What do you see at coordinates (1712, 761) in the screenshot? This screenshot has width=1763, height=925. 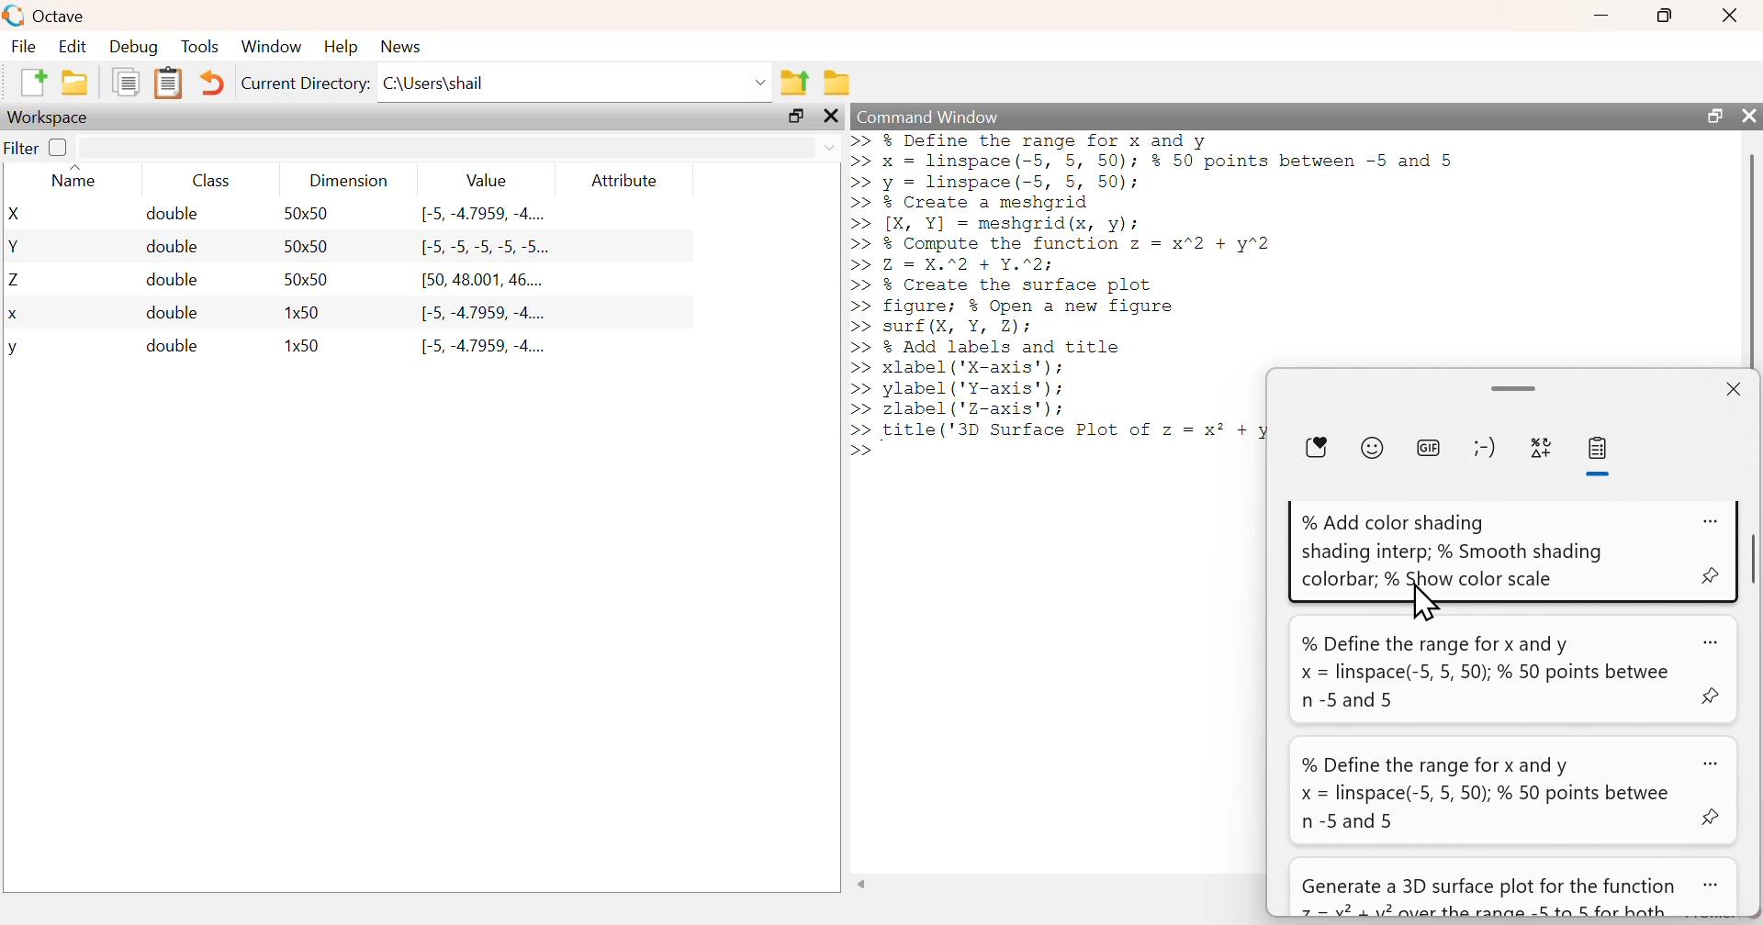 I see `more options` at bounding box center [1712, 761].